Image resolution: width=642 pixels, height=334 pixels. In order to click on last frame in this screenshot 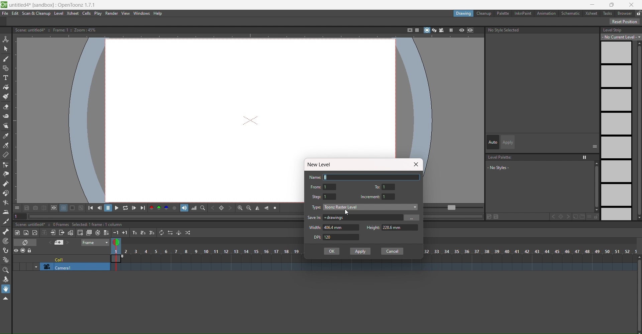, I will do `click(143, 208)`.